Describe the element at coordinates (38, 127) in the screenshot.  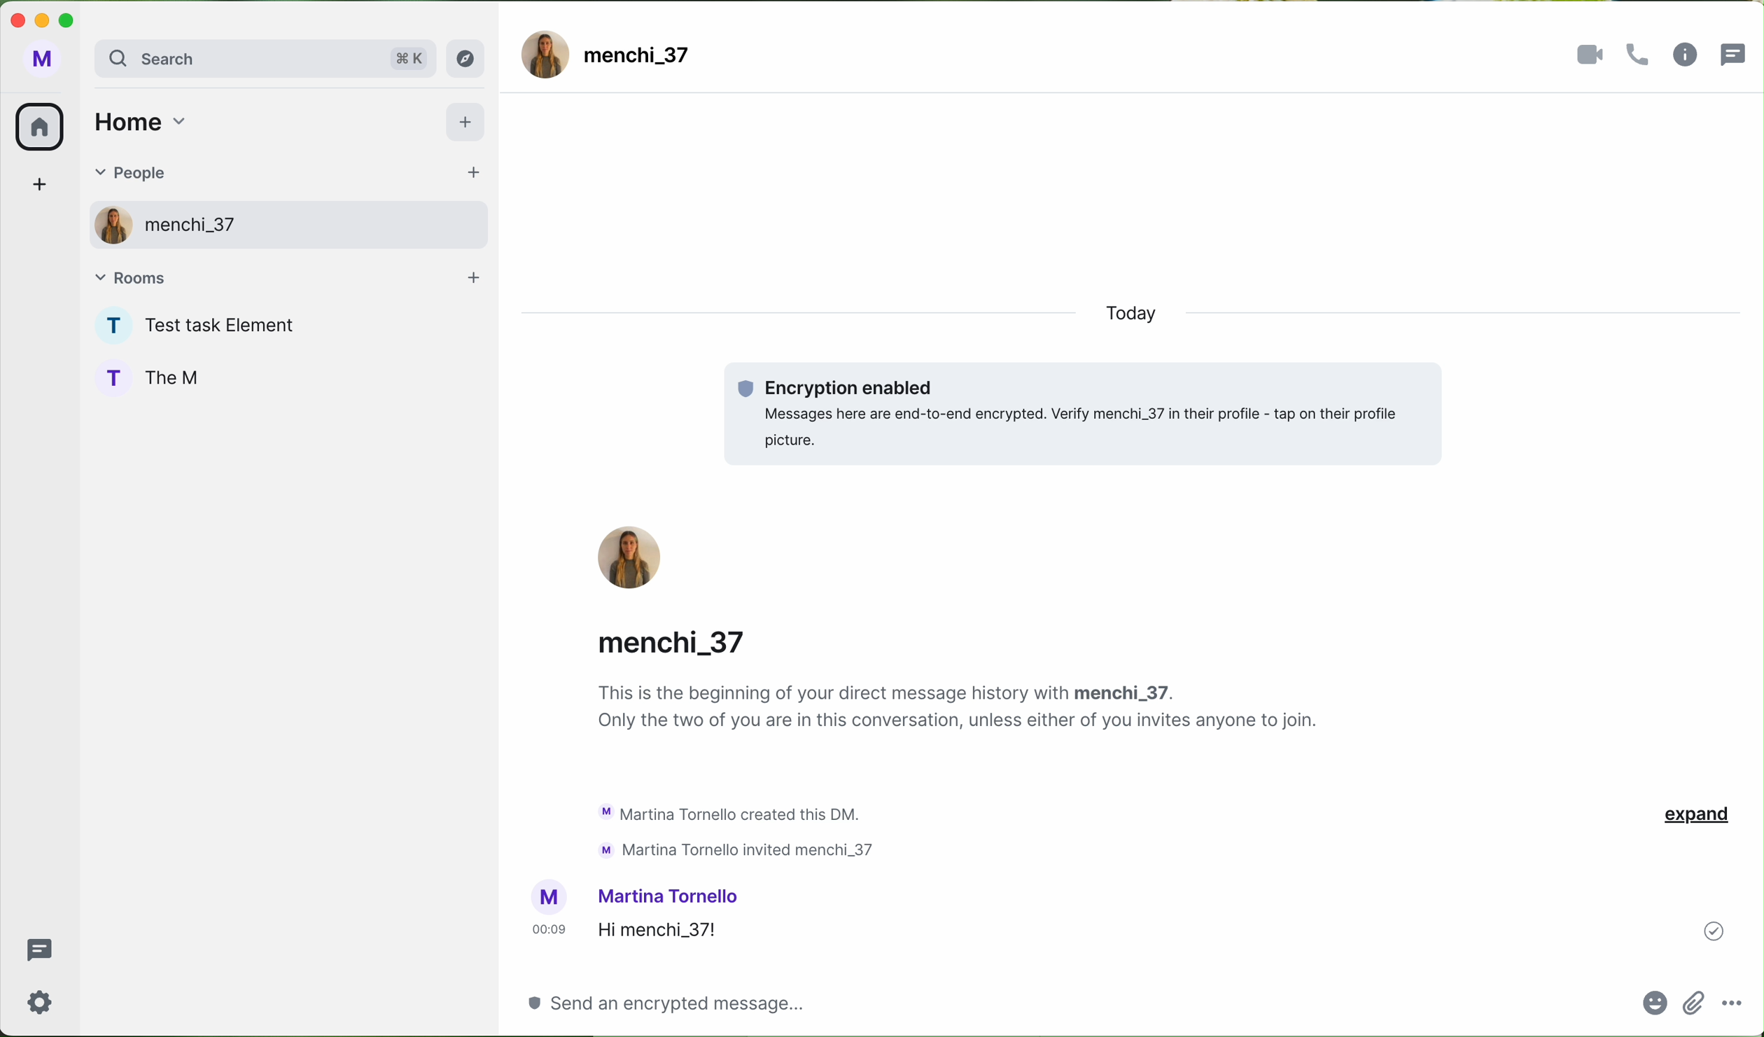
I see `home icon` at that location.